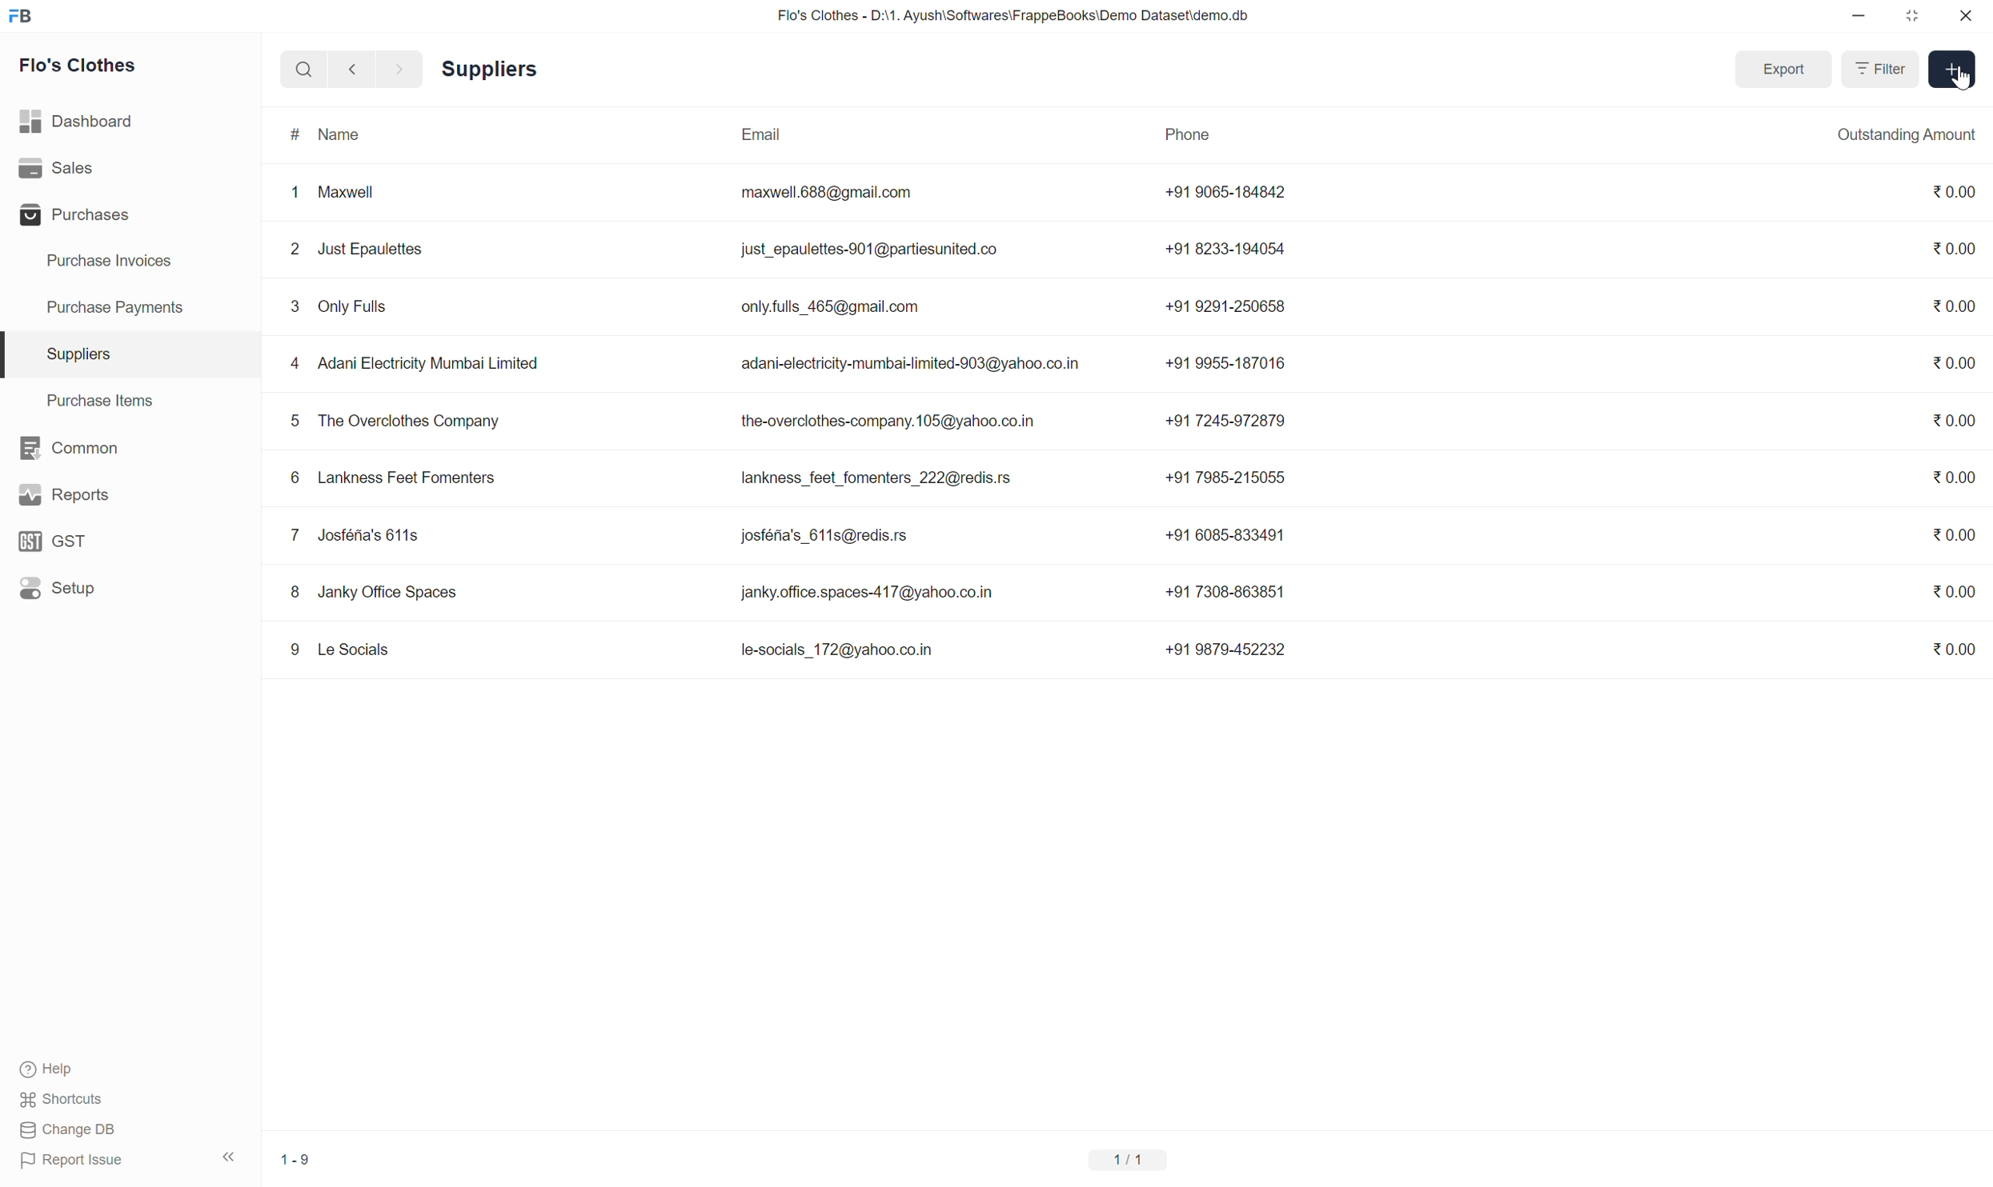  Describe the element at coordinates (335, 190) in the screenshot. I see `1 Maxwell` at that location.